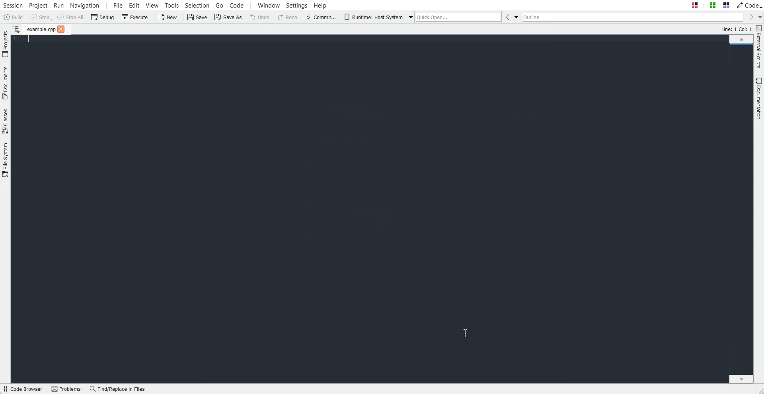 Image resolution: width=764 pixels, height=394 pixels. Describe the element at coordinates (516, 17) in the screenshot. I see `Drop down box` at that location.